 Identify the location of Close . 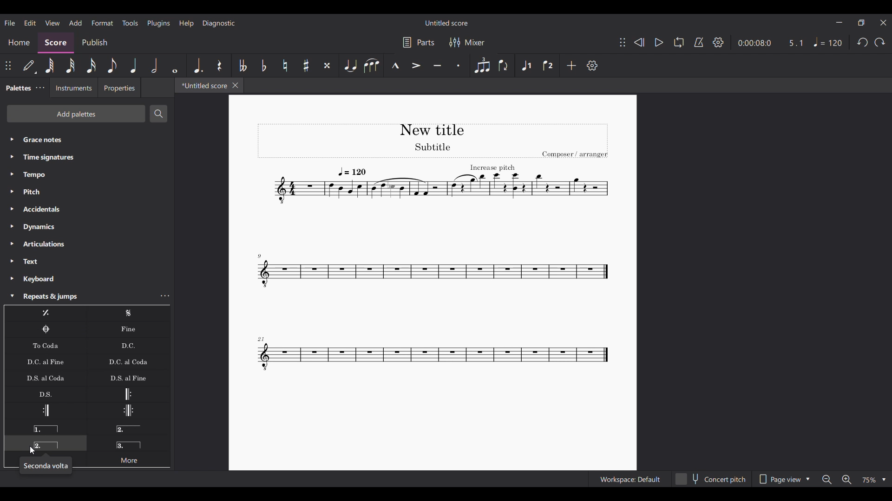
(236, 85).